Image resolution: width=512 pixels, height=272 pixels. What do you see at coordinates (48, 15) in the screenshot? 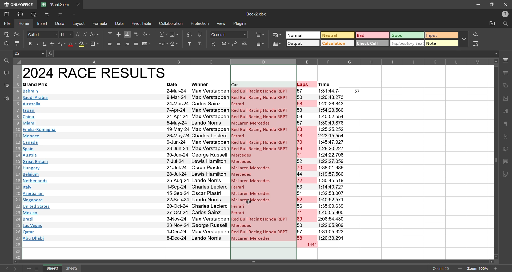
I see `undo` at bounding box center [48, 15].